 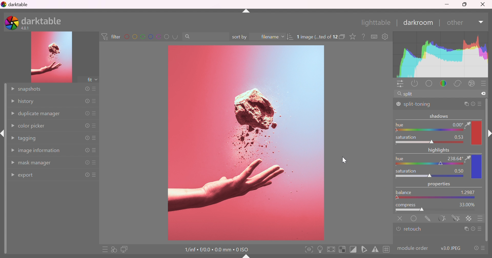 What do you see at coordinates (483, 248) in the screenshot?
I see `presets` at bounding box center [483, 248].